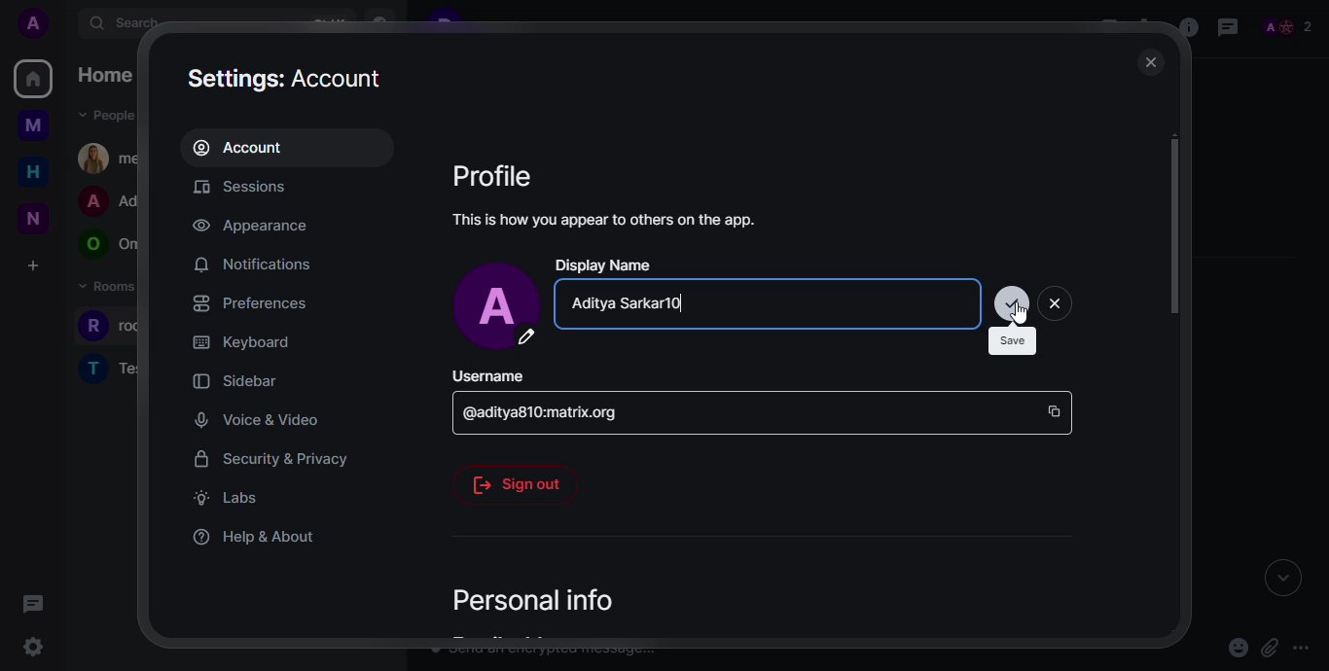  Describe the element at coordinates (227, 498) in the screenshot. I see `labs` at that location.